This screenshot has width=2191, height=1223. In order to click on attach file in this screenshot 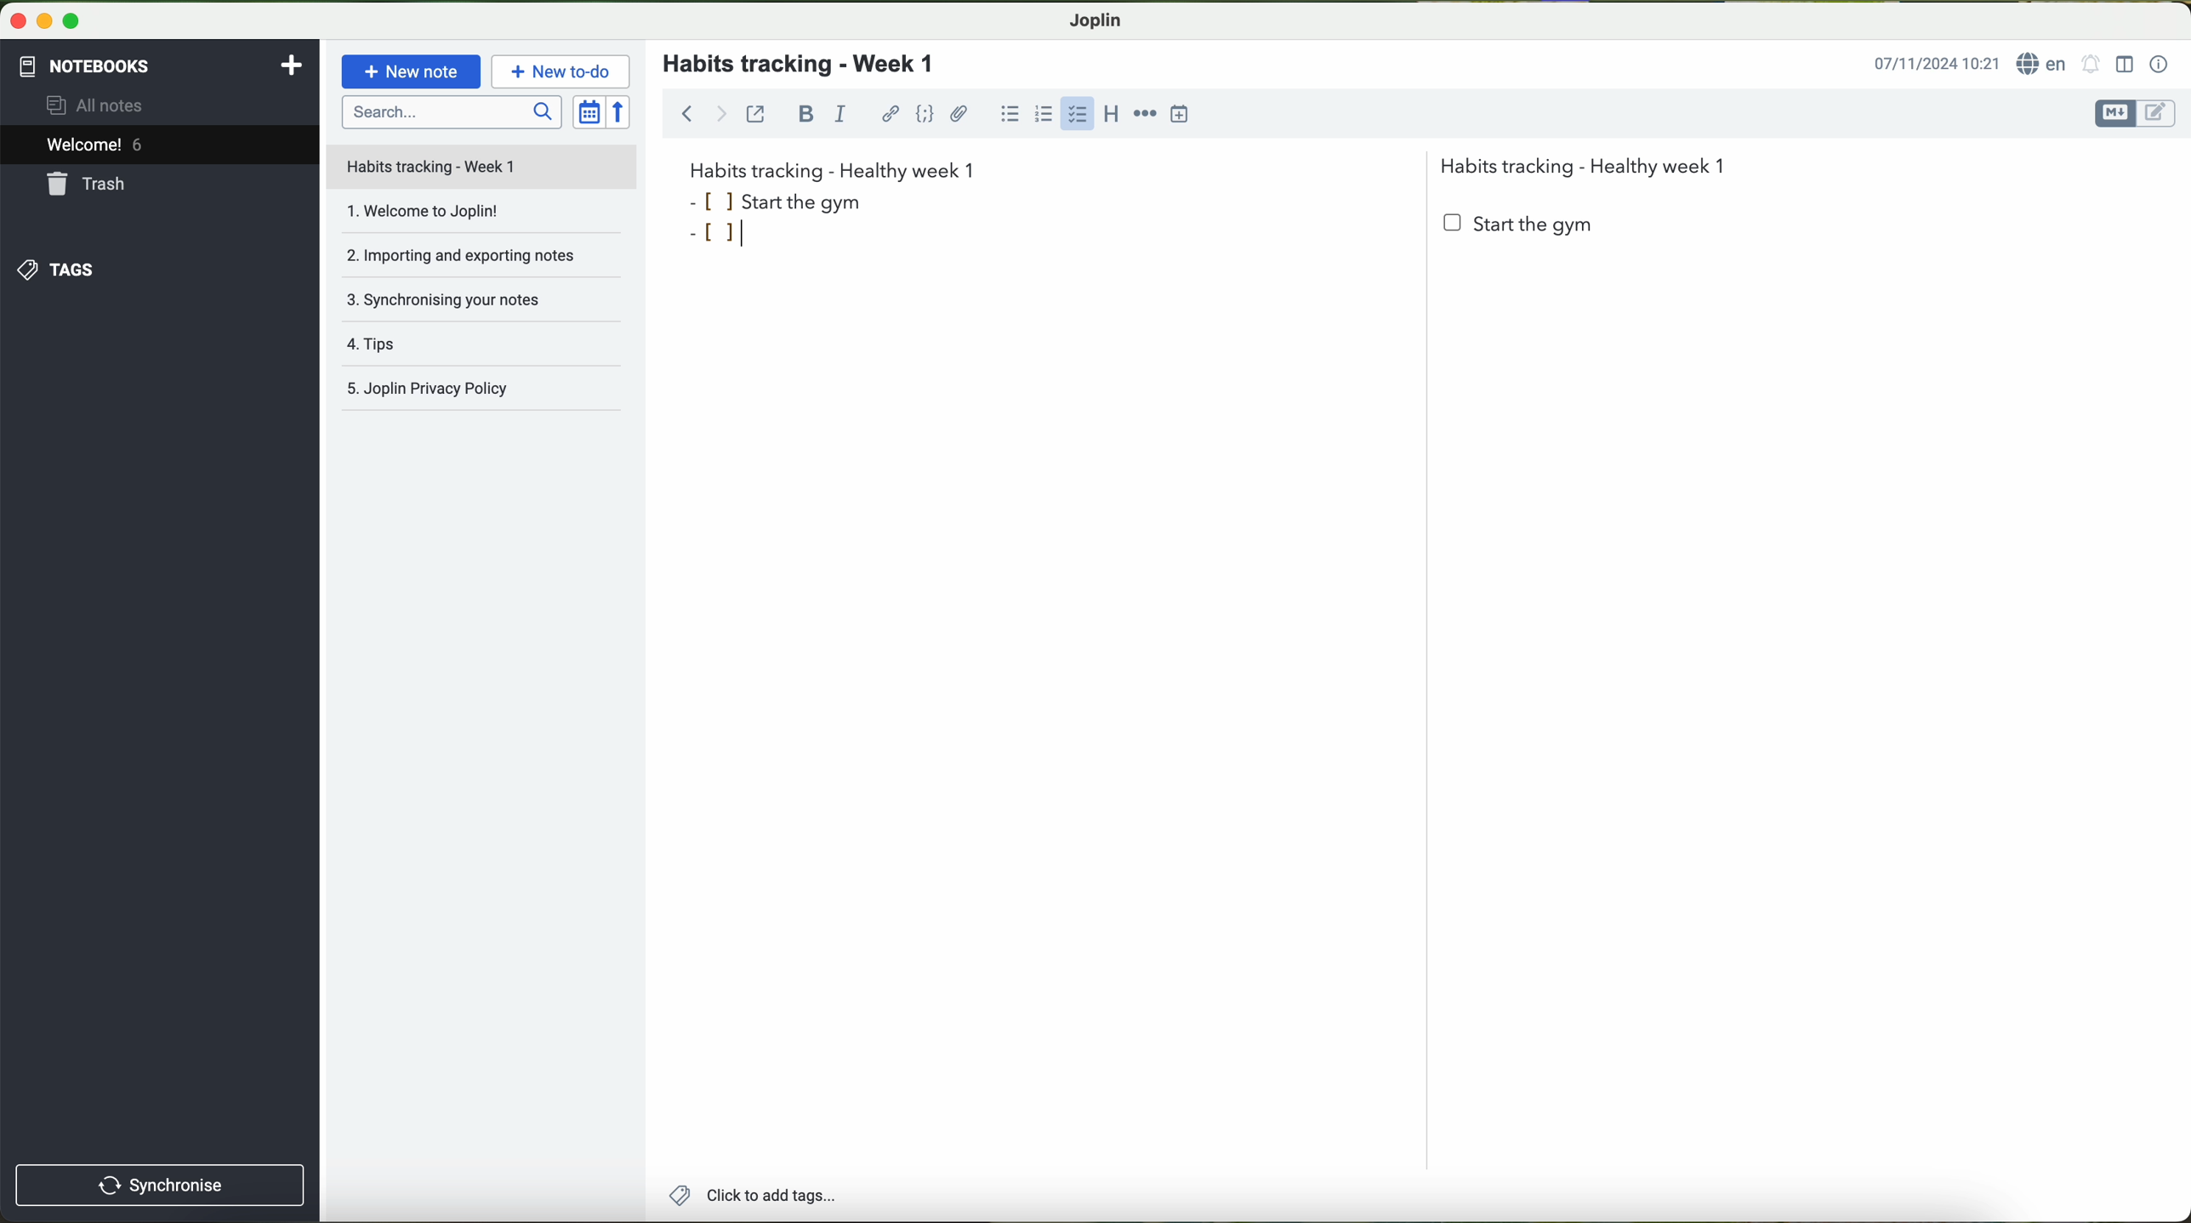, I will do `click(960, 113)`.